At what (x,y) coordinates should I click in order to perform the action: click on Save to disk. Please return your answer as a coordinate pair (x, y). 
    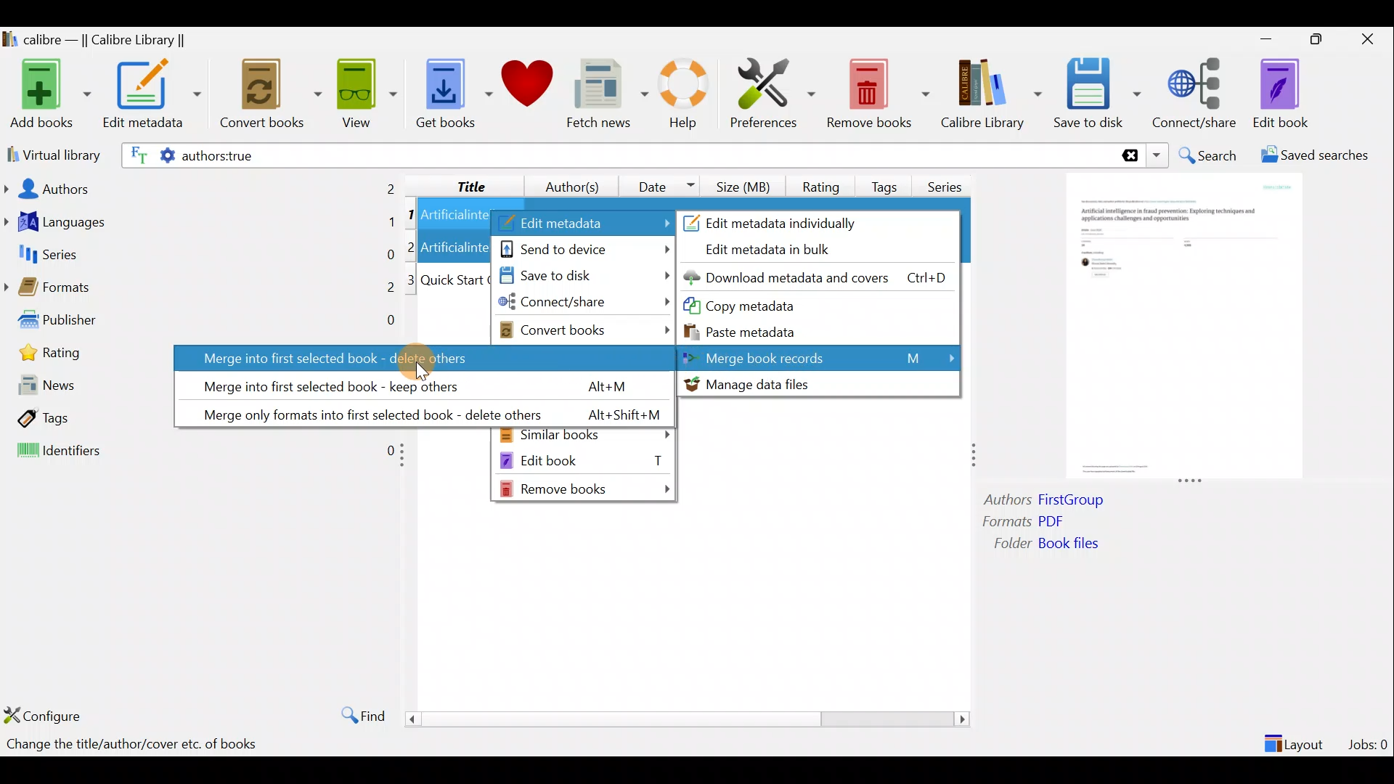
    Looking at the image, I should click on (582, 277).